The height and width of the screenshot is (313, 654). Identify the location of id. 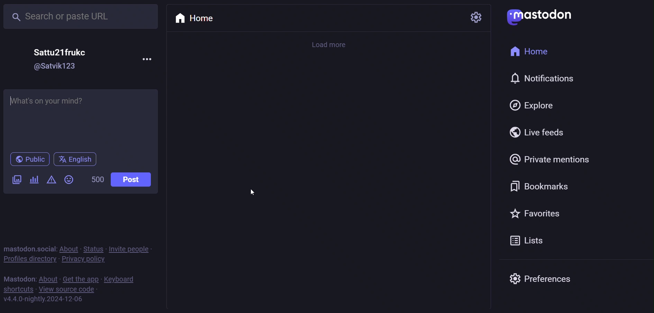
(56, 68).